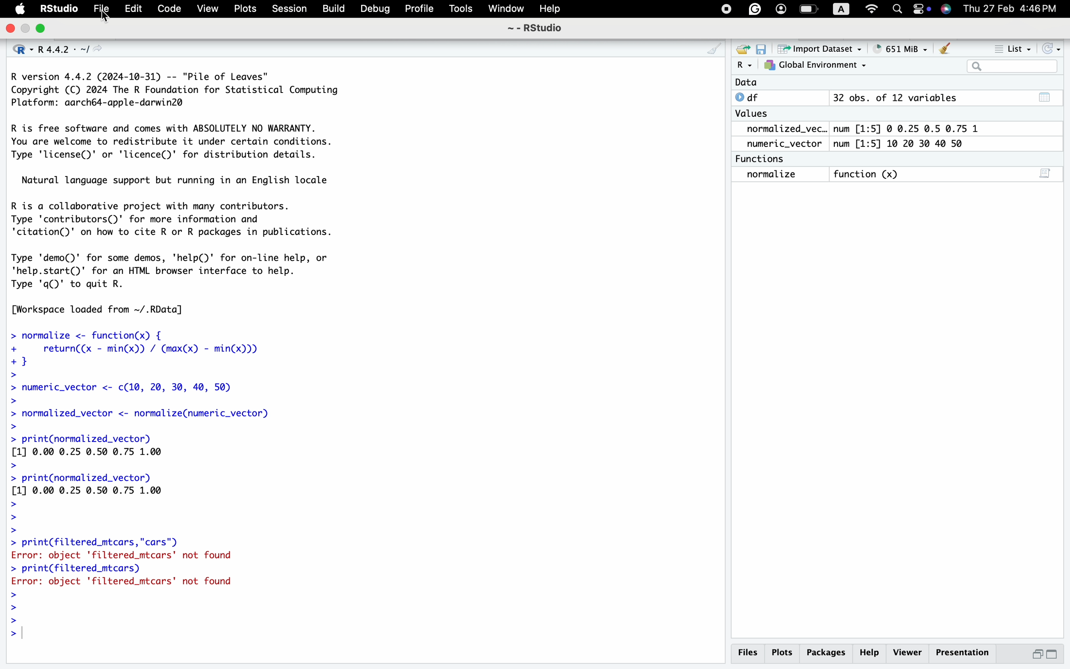  Describe the element at coordinates (107, 19) in the screenshot. I see `cursor` at that location.